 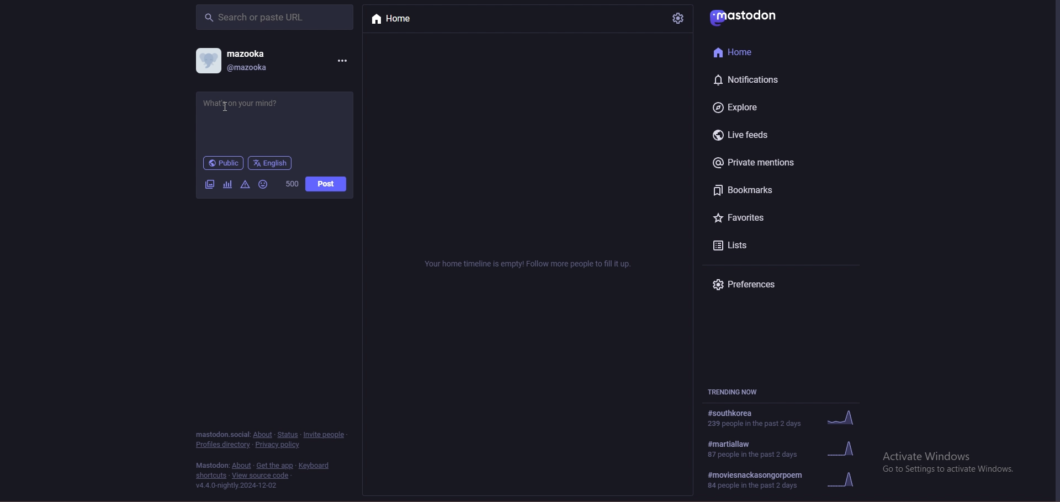 What do you see at coordinates (224, 163) in the screenshot?
I see `public` at bounding box center [224, 163].